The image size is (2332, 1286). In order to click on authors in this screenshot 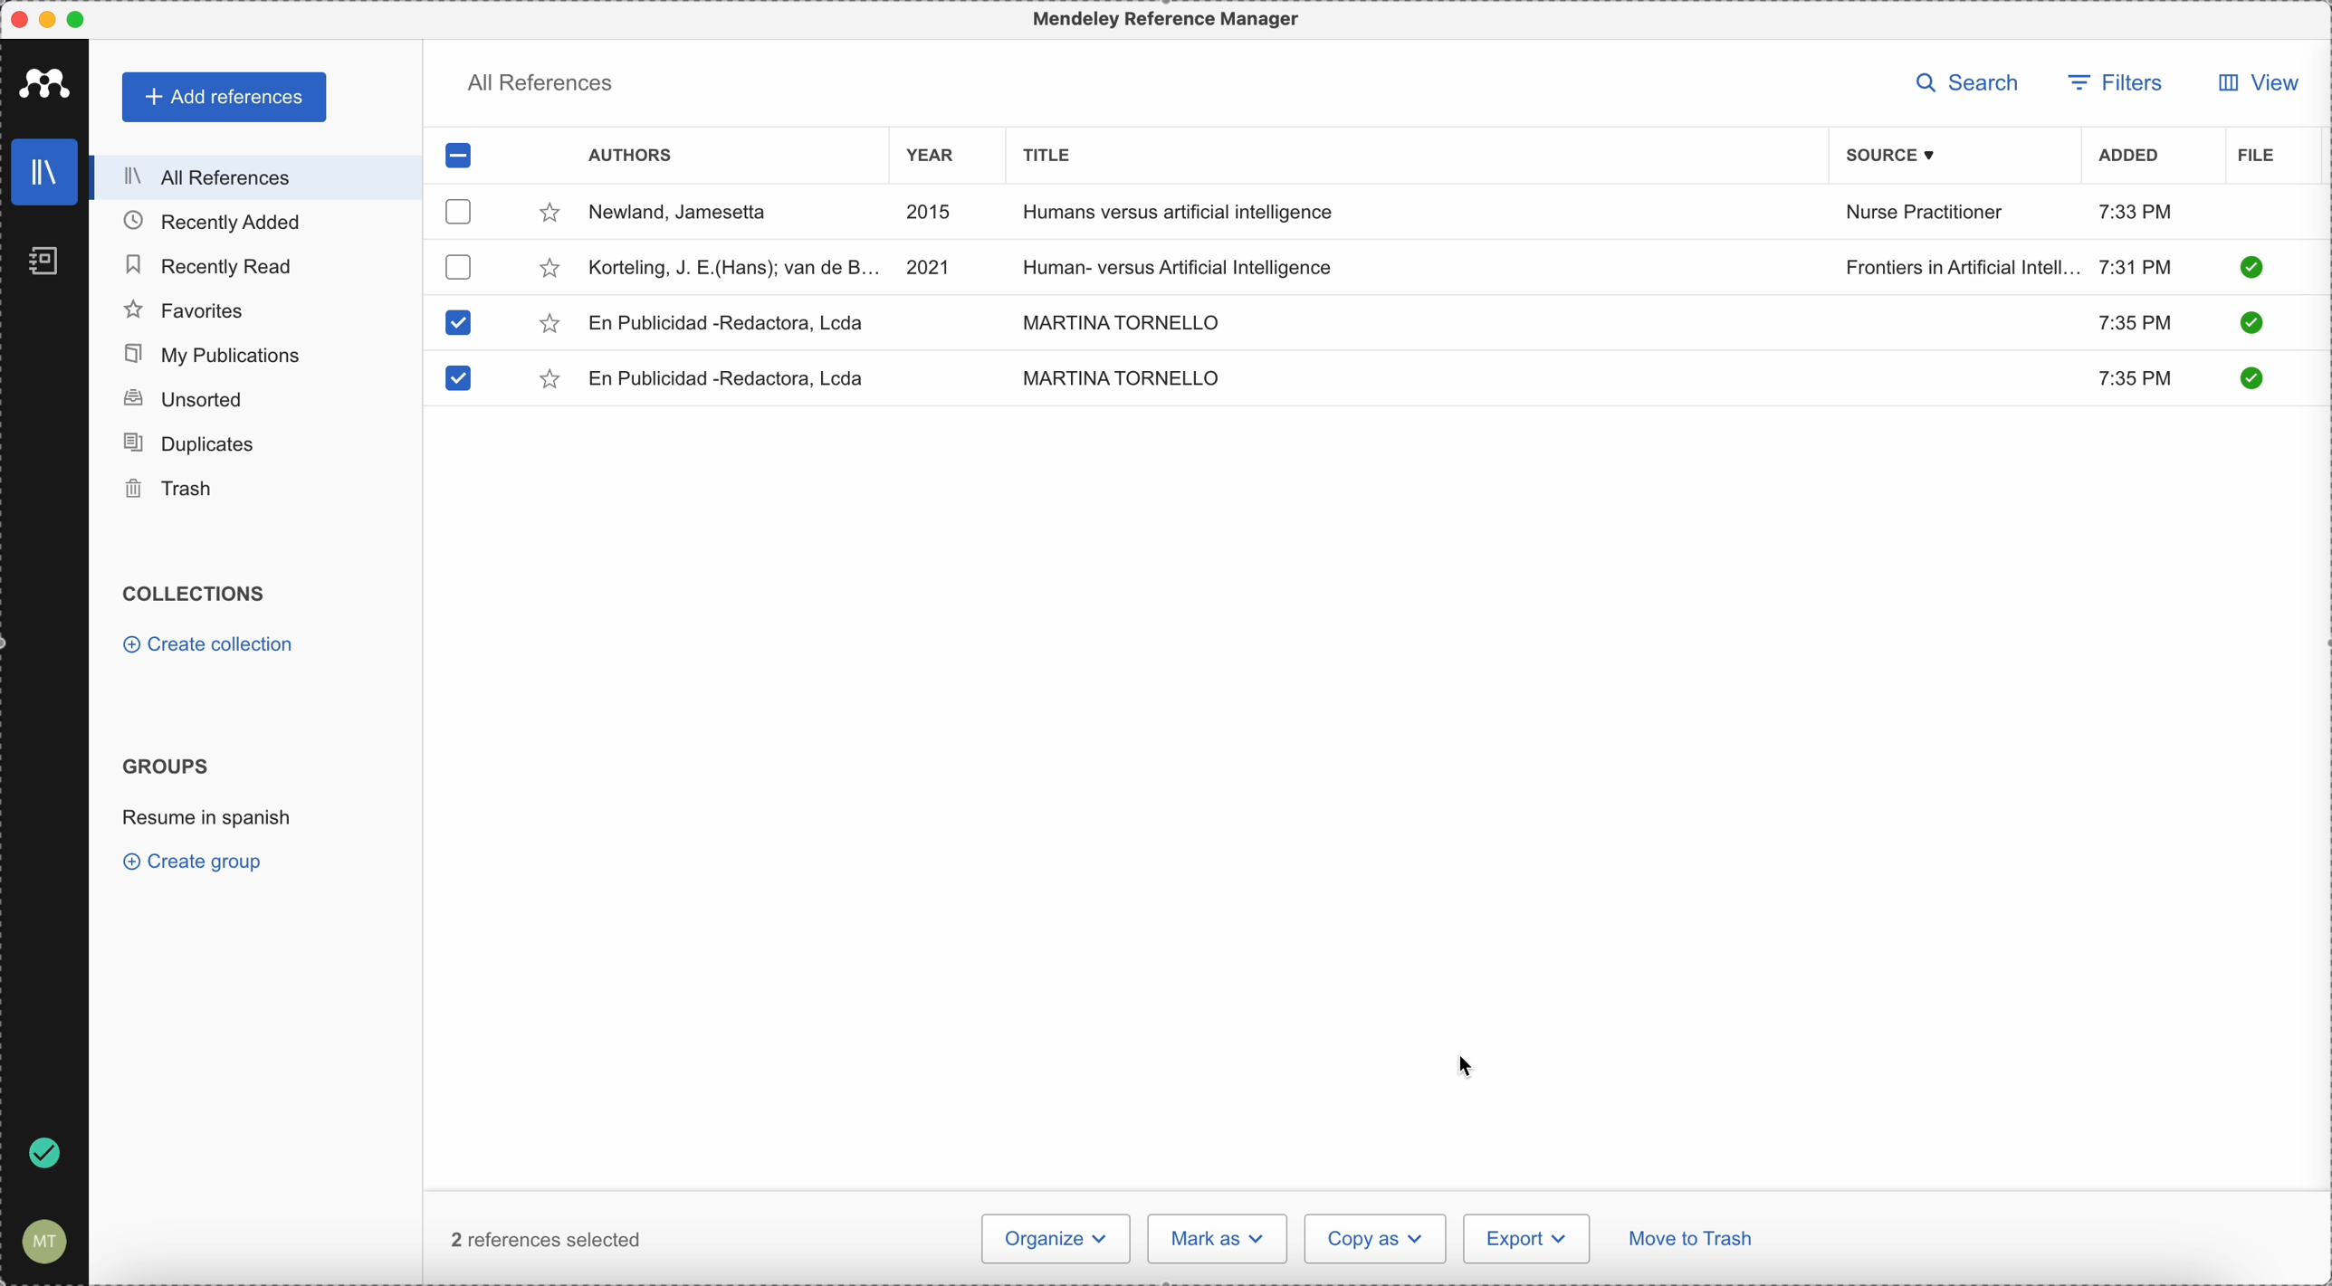, I will do `click(630, 157)`.